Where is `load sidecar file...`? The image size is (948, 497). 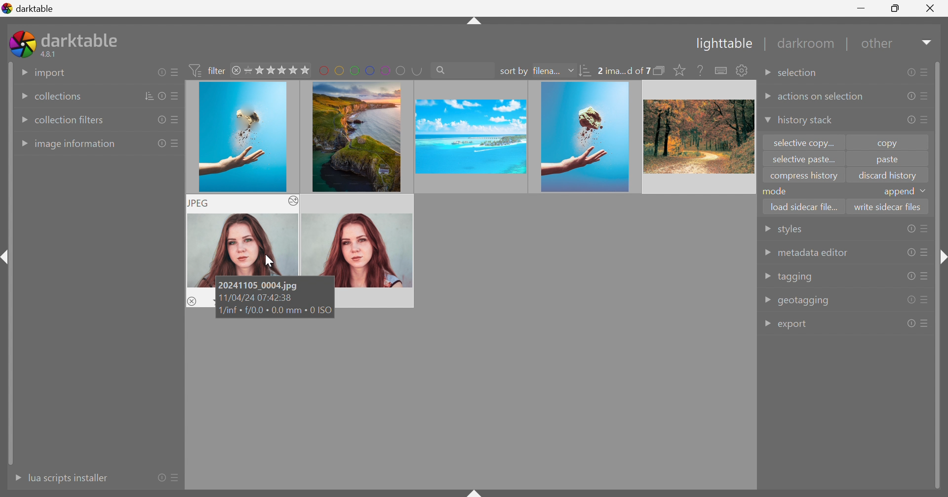 load sidecar file... is located at coordinates (805, 205).